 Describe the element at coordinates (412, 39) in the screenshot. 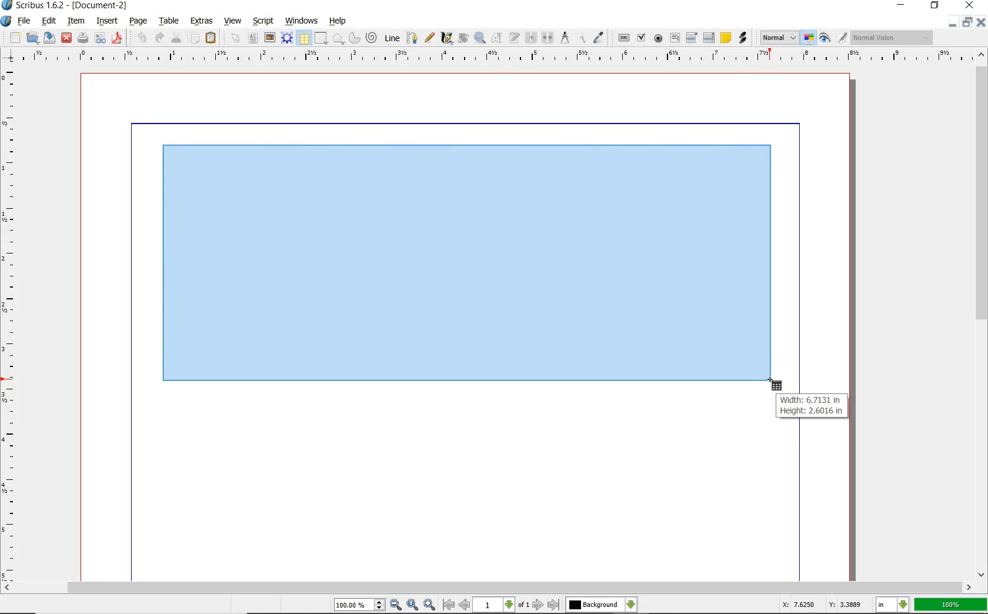

I see `bezier curve` at that location.